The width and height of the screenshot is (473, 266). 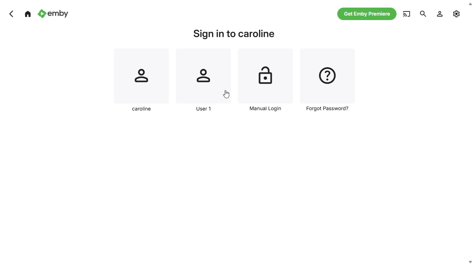 I want to click on cursor, so click(x=226, y=94).